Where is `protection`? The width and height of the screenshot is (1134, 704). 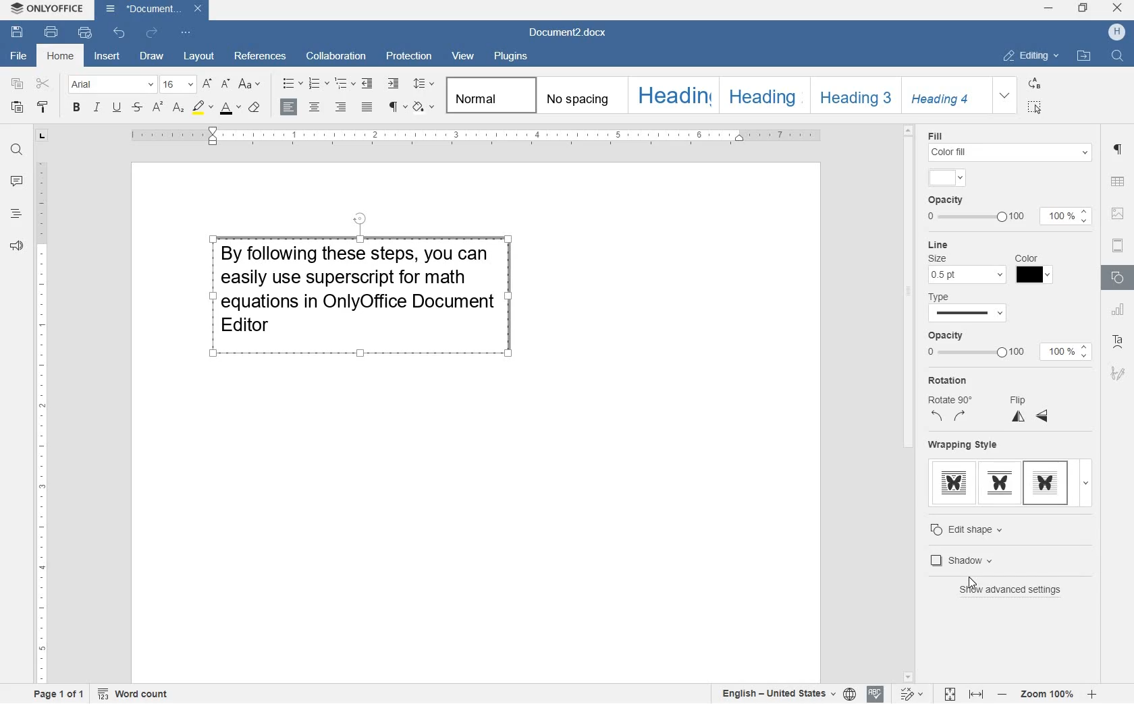 protection is located at coordinates (410, 55).